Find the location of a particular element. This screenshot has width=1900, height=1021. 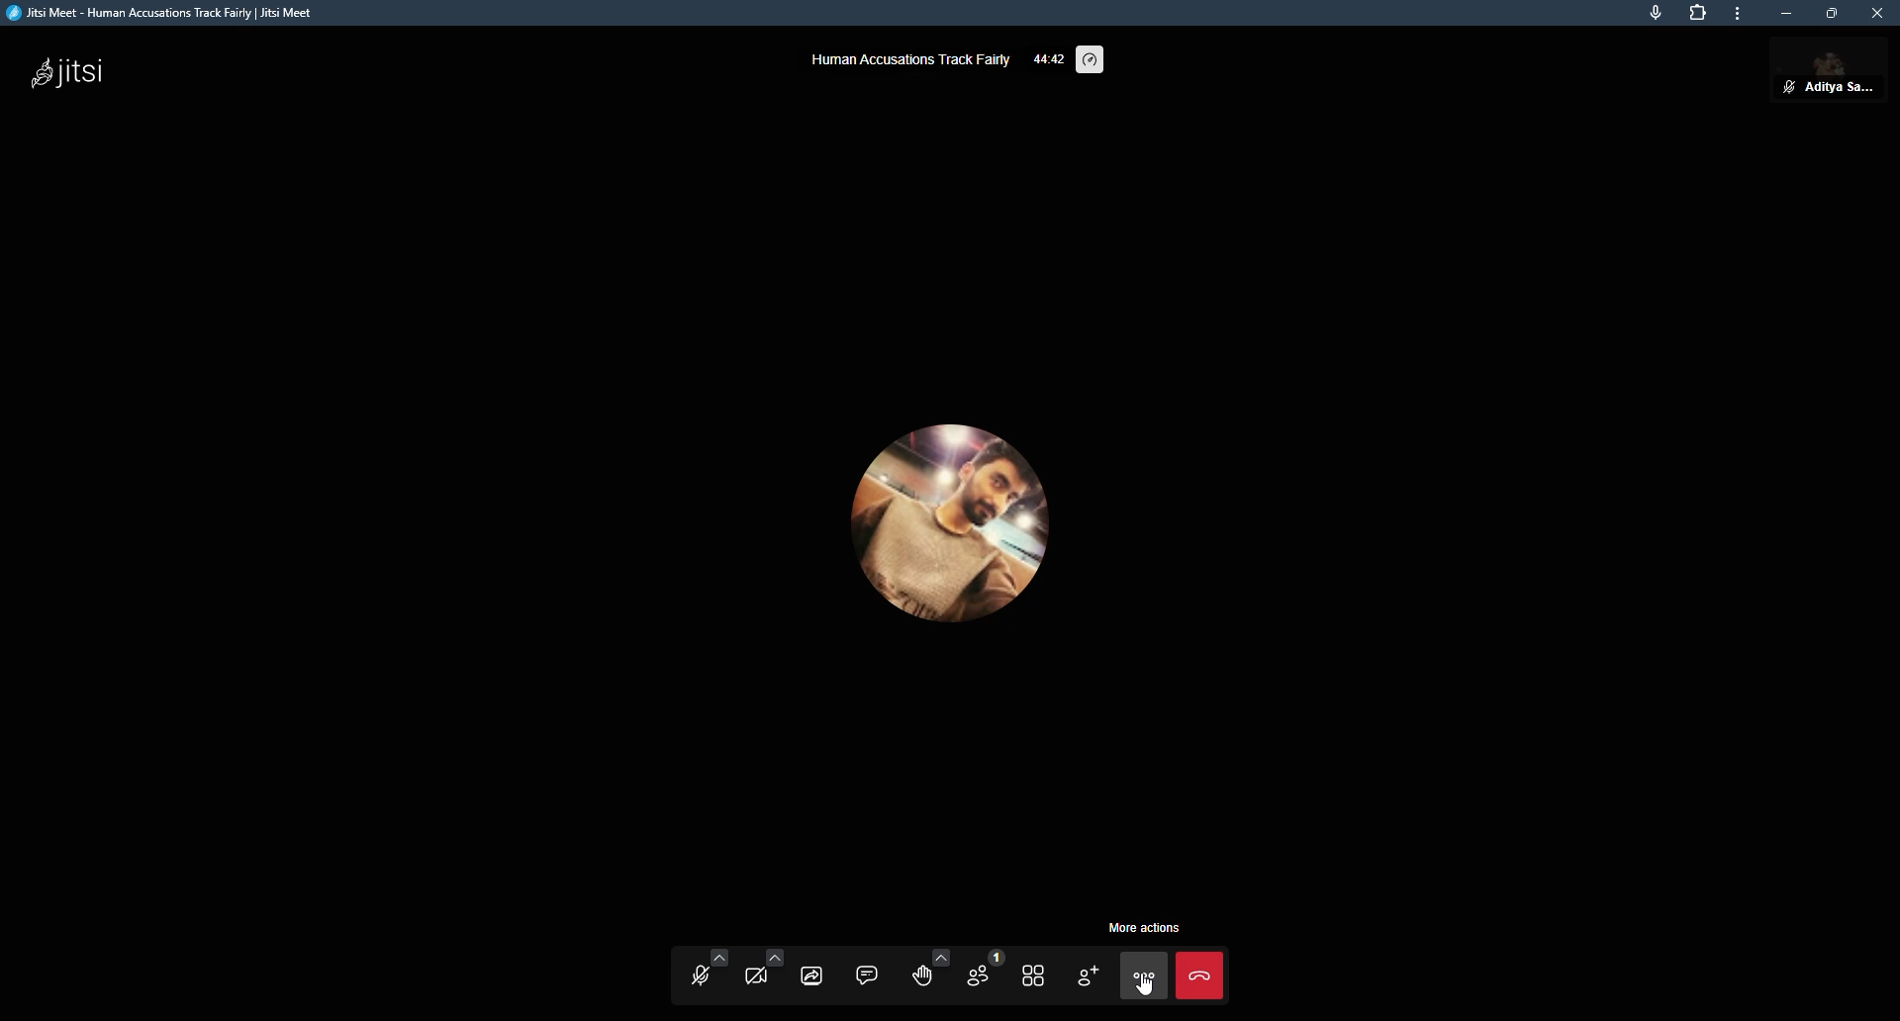

more is located at coordinates (1744, 15).